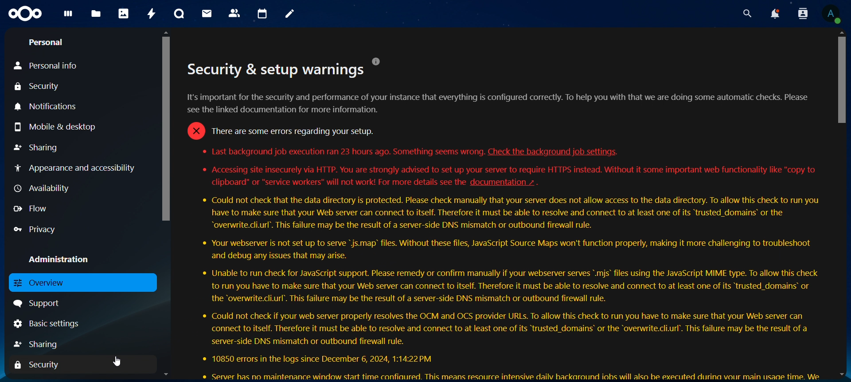  Describe the element at coordinates (152, 14) in the screenshot. I see `activity` at that location.